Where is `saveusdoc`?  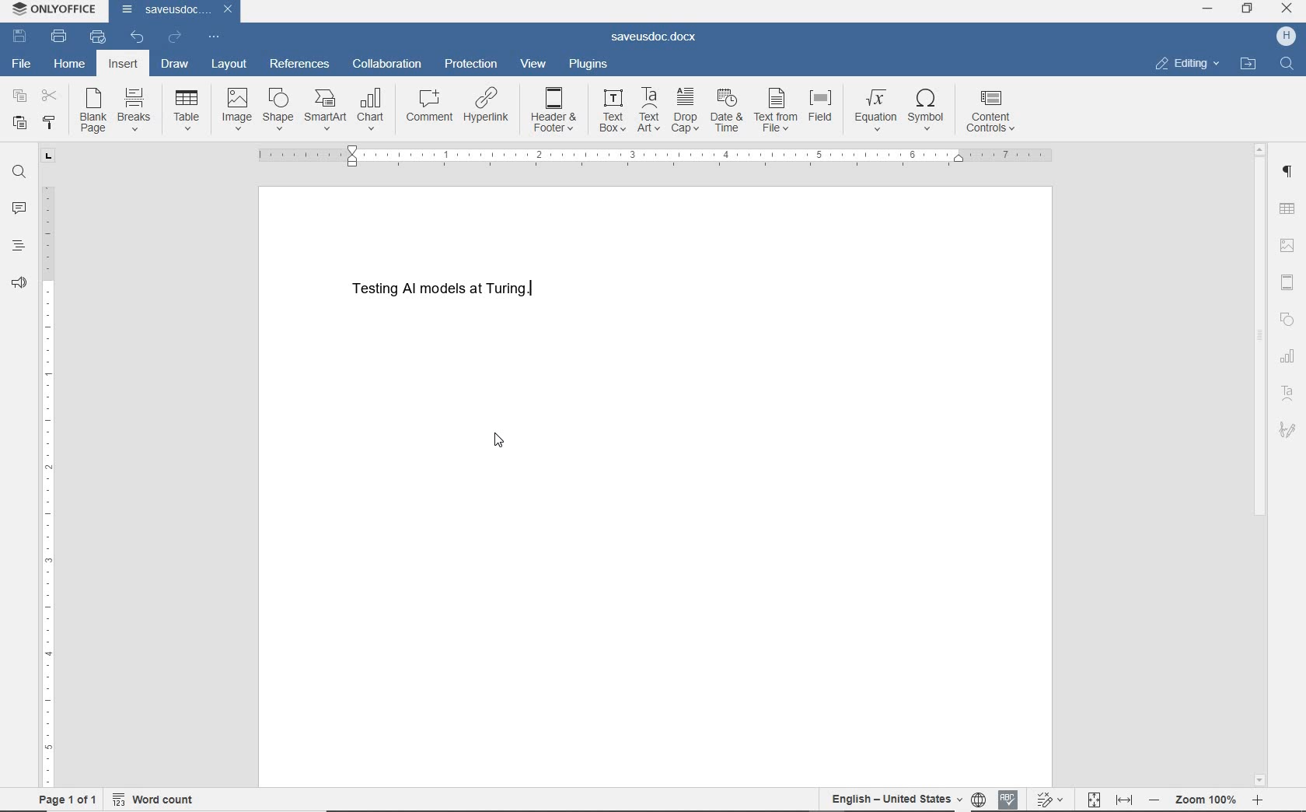
saveusdoc is located at coordinates (174, 11).